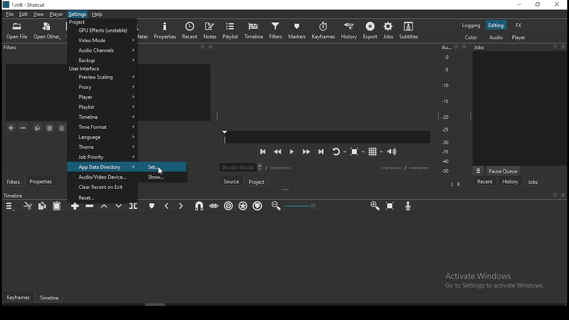 This screenshot has height=320, width=569. Describe the element at coordinates (257, 206) in the screenshot. I see `ripple markers` at that location.